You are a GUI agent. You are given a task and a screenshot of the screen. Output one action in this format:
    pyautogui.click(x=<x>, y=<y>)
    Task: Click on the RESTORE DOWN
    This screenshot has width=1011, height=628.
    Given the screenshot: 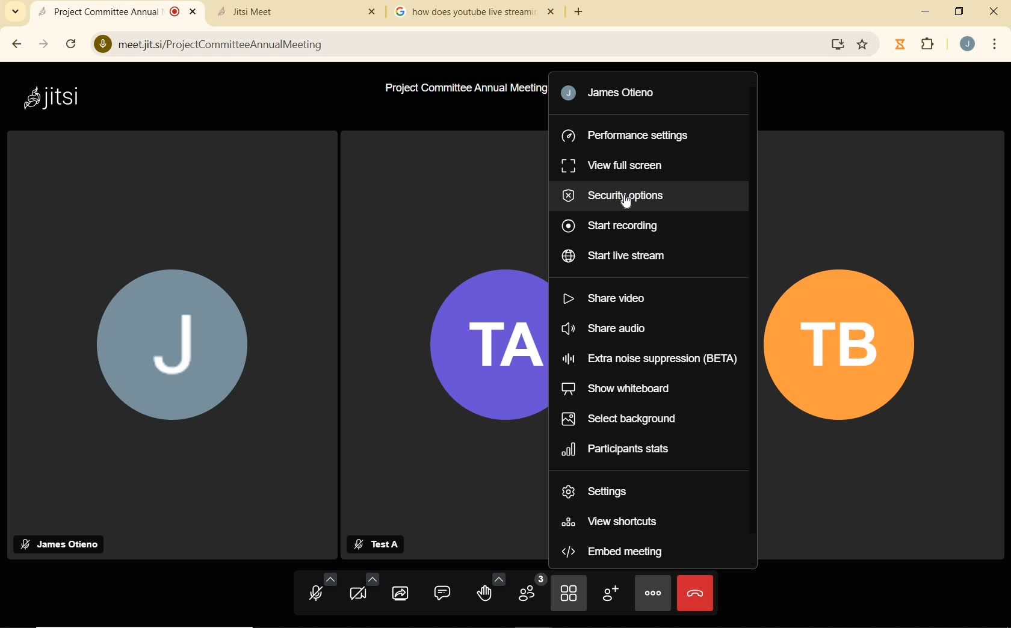 What is the action you would take?
    pyautogui.click(x=959, y=11)
    